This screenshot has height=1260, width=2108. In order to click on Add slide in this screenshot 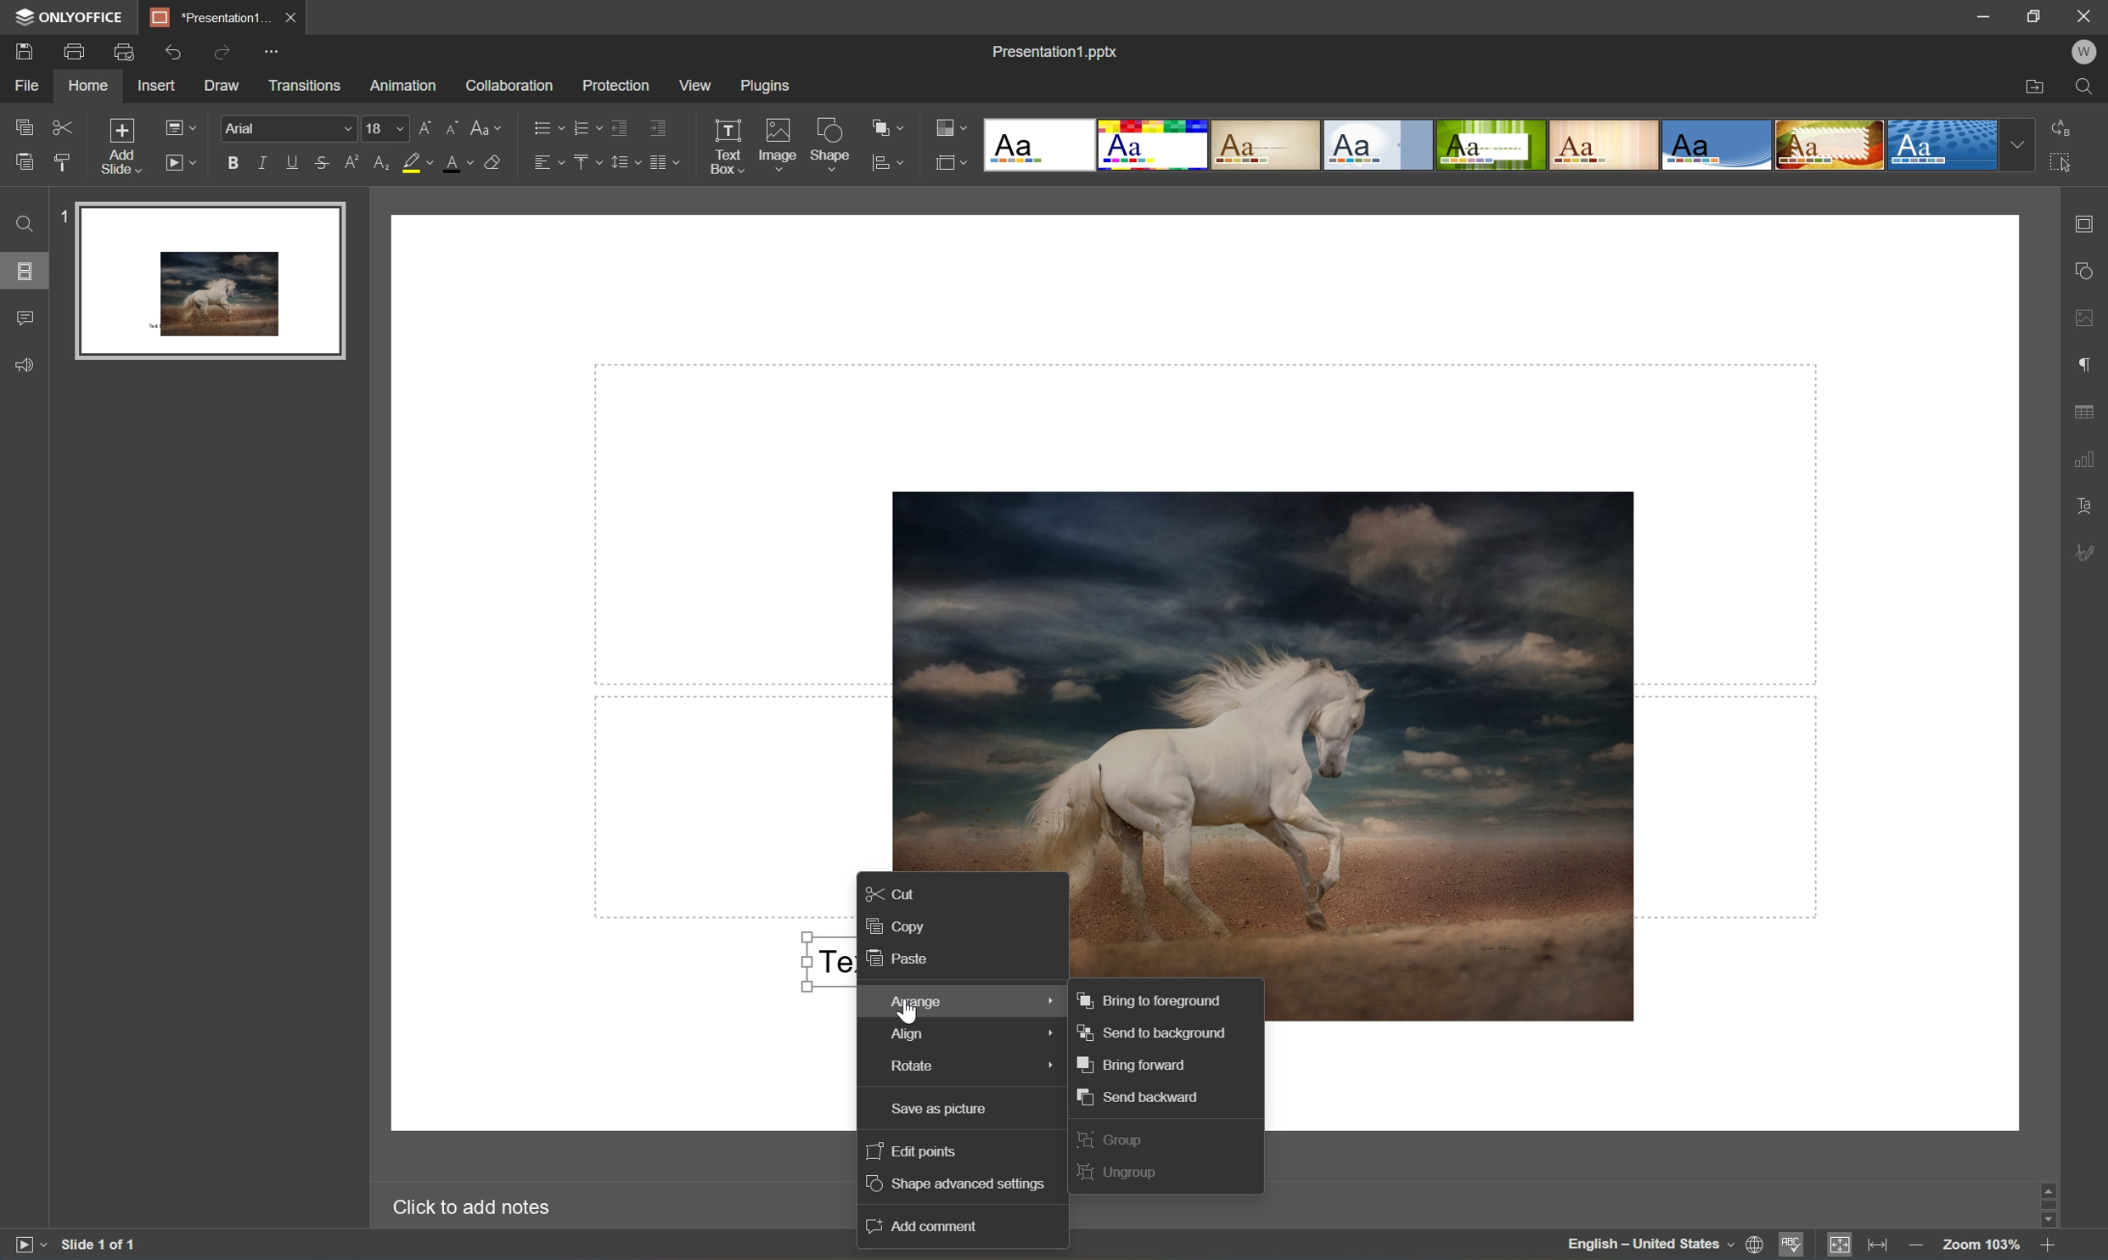, I will do `click(126, 149)`.